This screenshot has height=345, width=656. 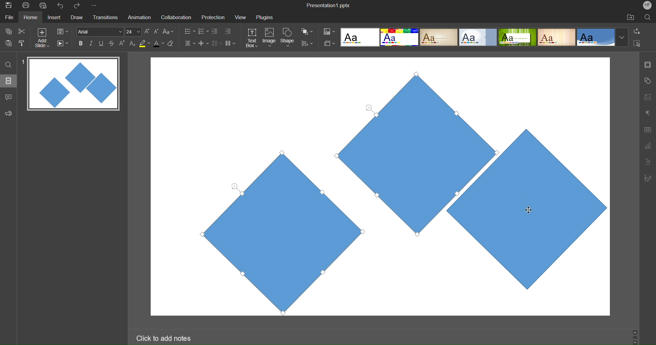 What do you see at coordinates (288, 38) in the screenshot?
I see `Shape` at bounding box center [288, 38].